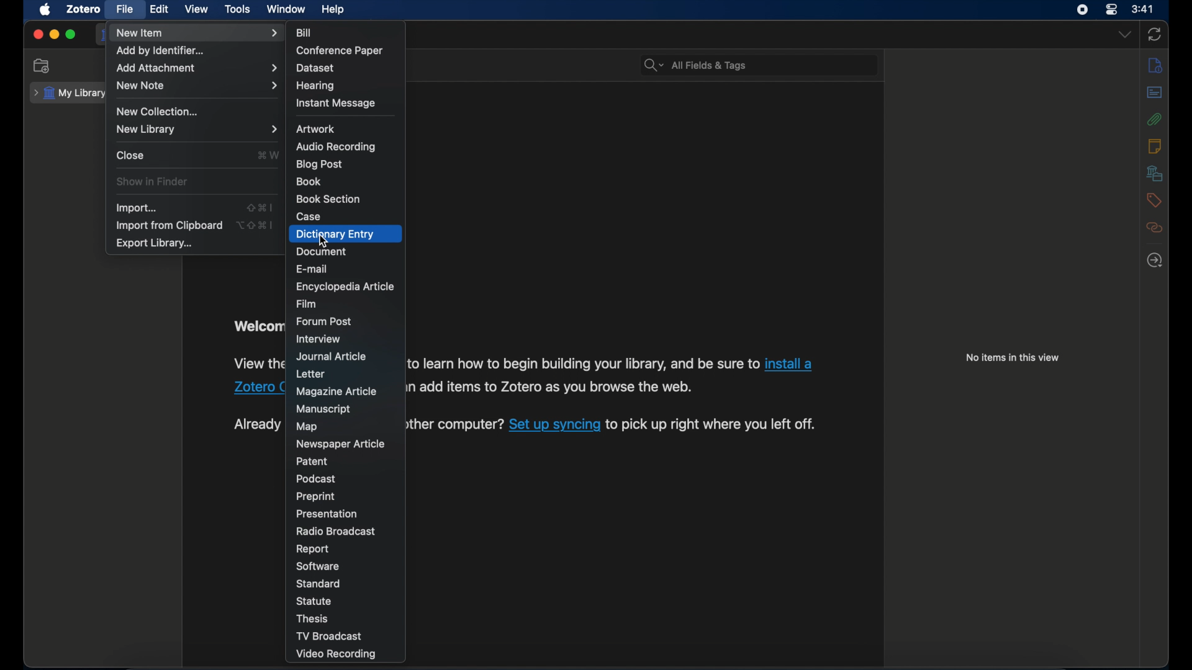 Image resolution: width=1192 pixels, height=670 pixels. I want to click on export library, so click(155, 244).